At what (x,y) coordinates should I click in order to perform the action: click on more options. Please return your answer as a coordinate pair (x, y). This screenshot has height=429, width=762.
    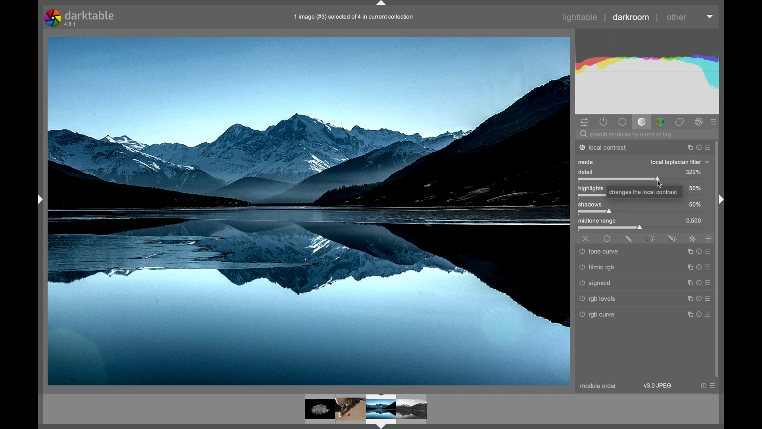
    Looking at the image, I should click on (698, 281).